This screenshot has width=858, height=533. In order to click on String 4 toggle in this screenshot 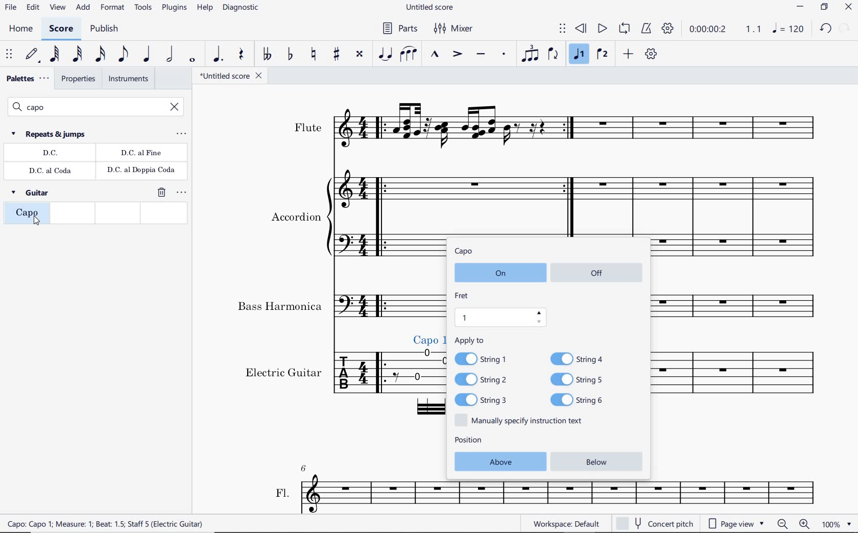, I will do `click(582, 358)`.